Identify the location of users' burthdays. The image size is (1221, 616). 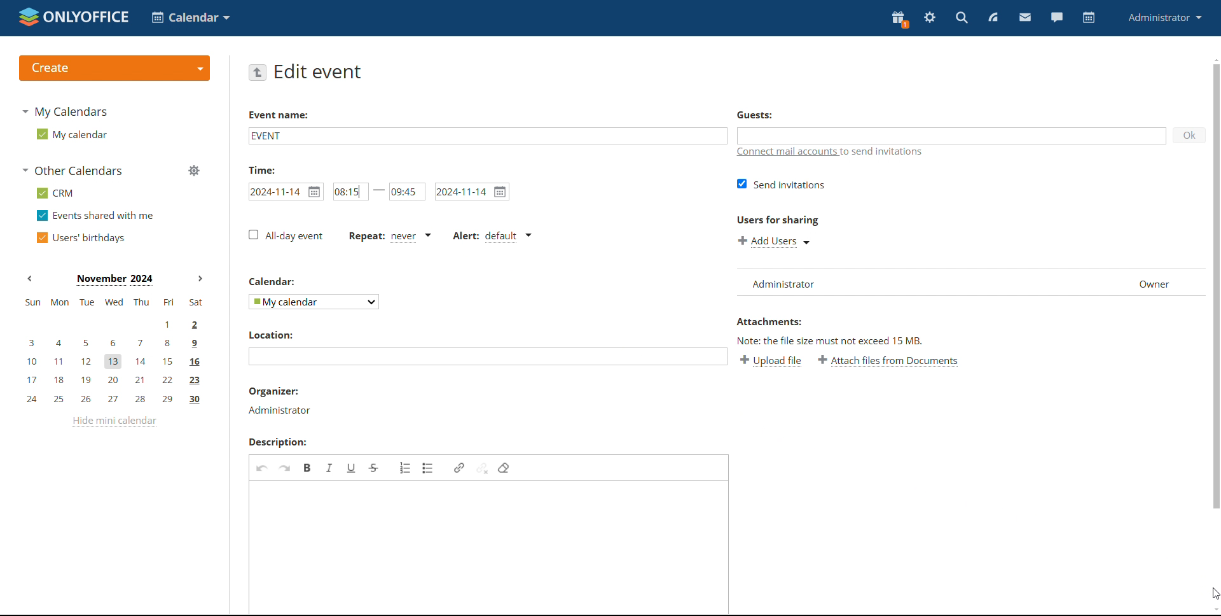
(83, 237).